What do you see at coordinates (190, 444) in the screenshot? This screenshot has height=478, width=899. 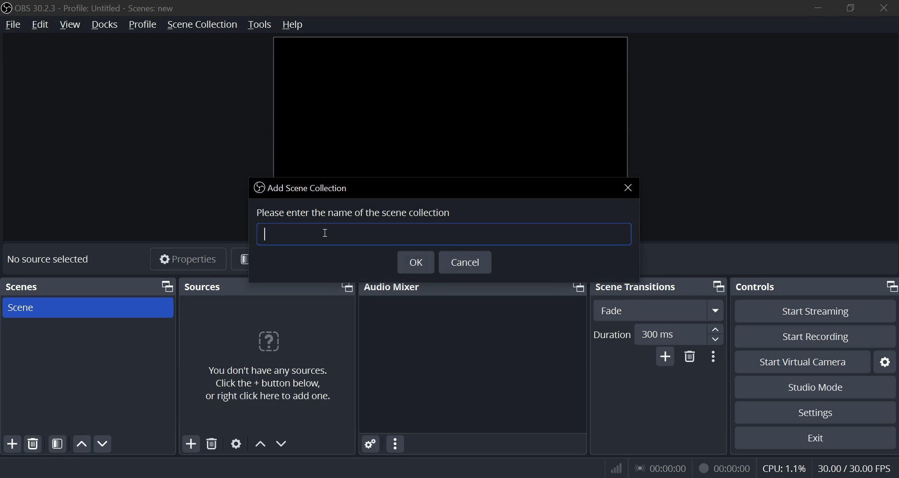 I see `add` at bounding box center [190, 444].